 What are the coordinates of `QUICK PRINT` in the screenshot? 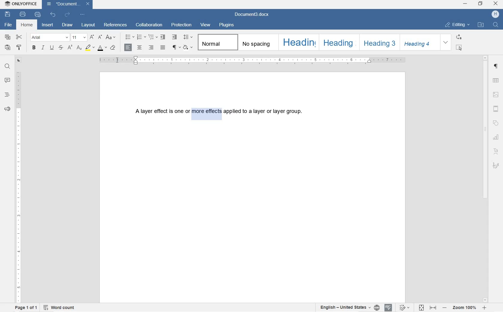 It's located at (37, 15).